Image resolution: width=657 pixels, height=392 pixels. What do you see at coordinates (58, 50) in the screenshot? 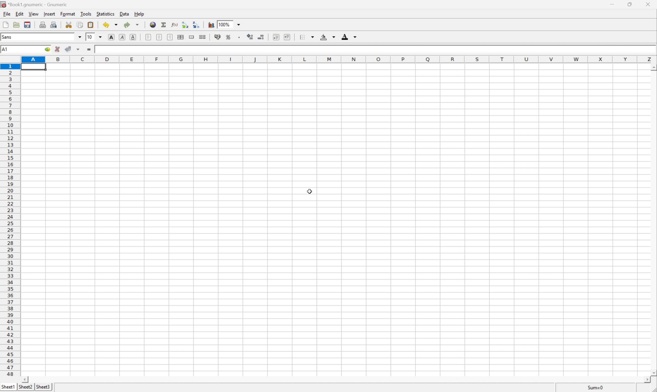
I see `Cancel changes` at bounding box center [58, 50].